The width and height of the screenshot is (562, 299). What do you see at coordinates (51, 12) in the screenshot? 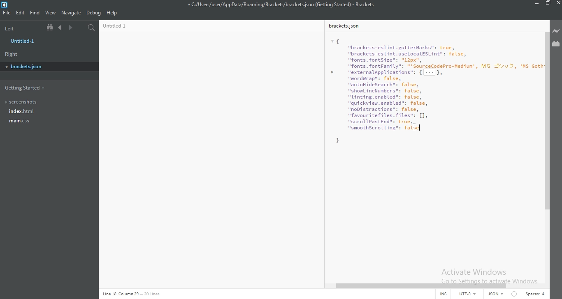
I see `View` at bounding box center [51, 12].